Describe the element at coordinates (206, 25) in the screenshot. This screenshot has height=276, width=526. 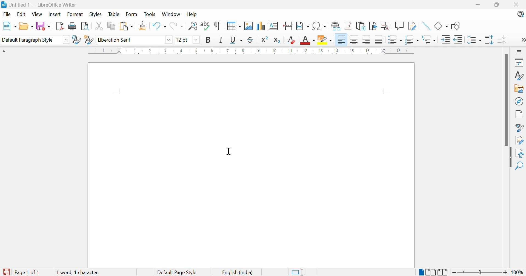
I see `Check spelling` at that location.